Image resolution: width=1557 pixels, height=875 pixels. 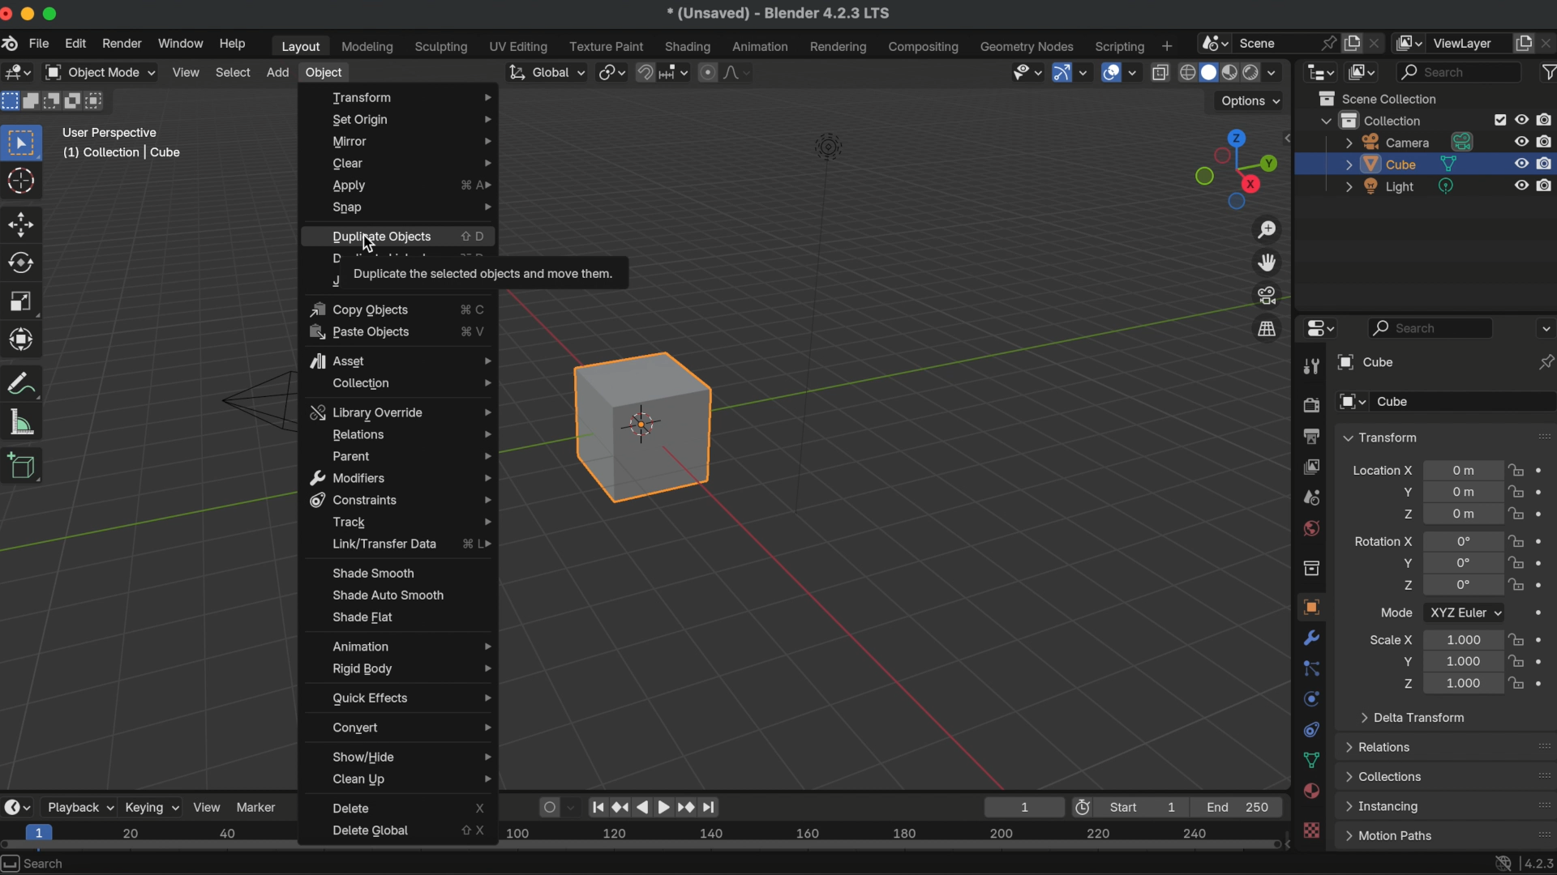 I want to click on shading, so click(x=1279, y=71).